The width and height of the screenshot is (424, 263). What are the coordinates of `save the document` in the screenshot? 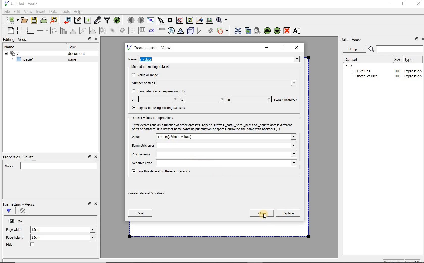 It's located at (35, 20).